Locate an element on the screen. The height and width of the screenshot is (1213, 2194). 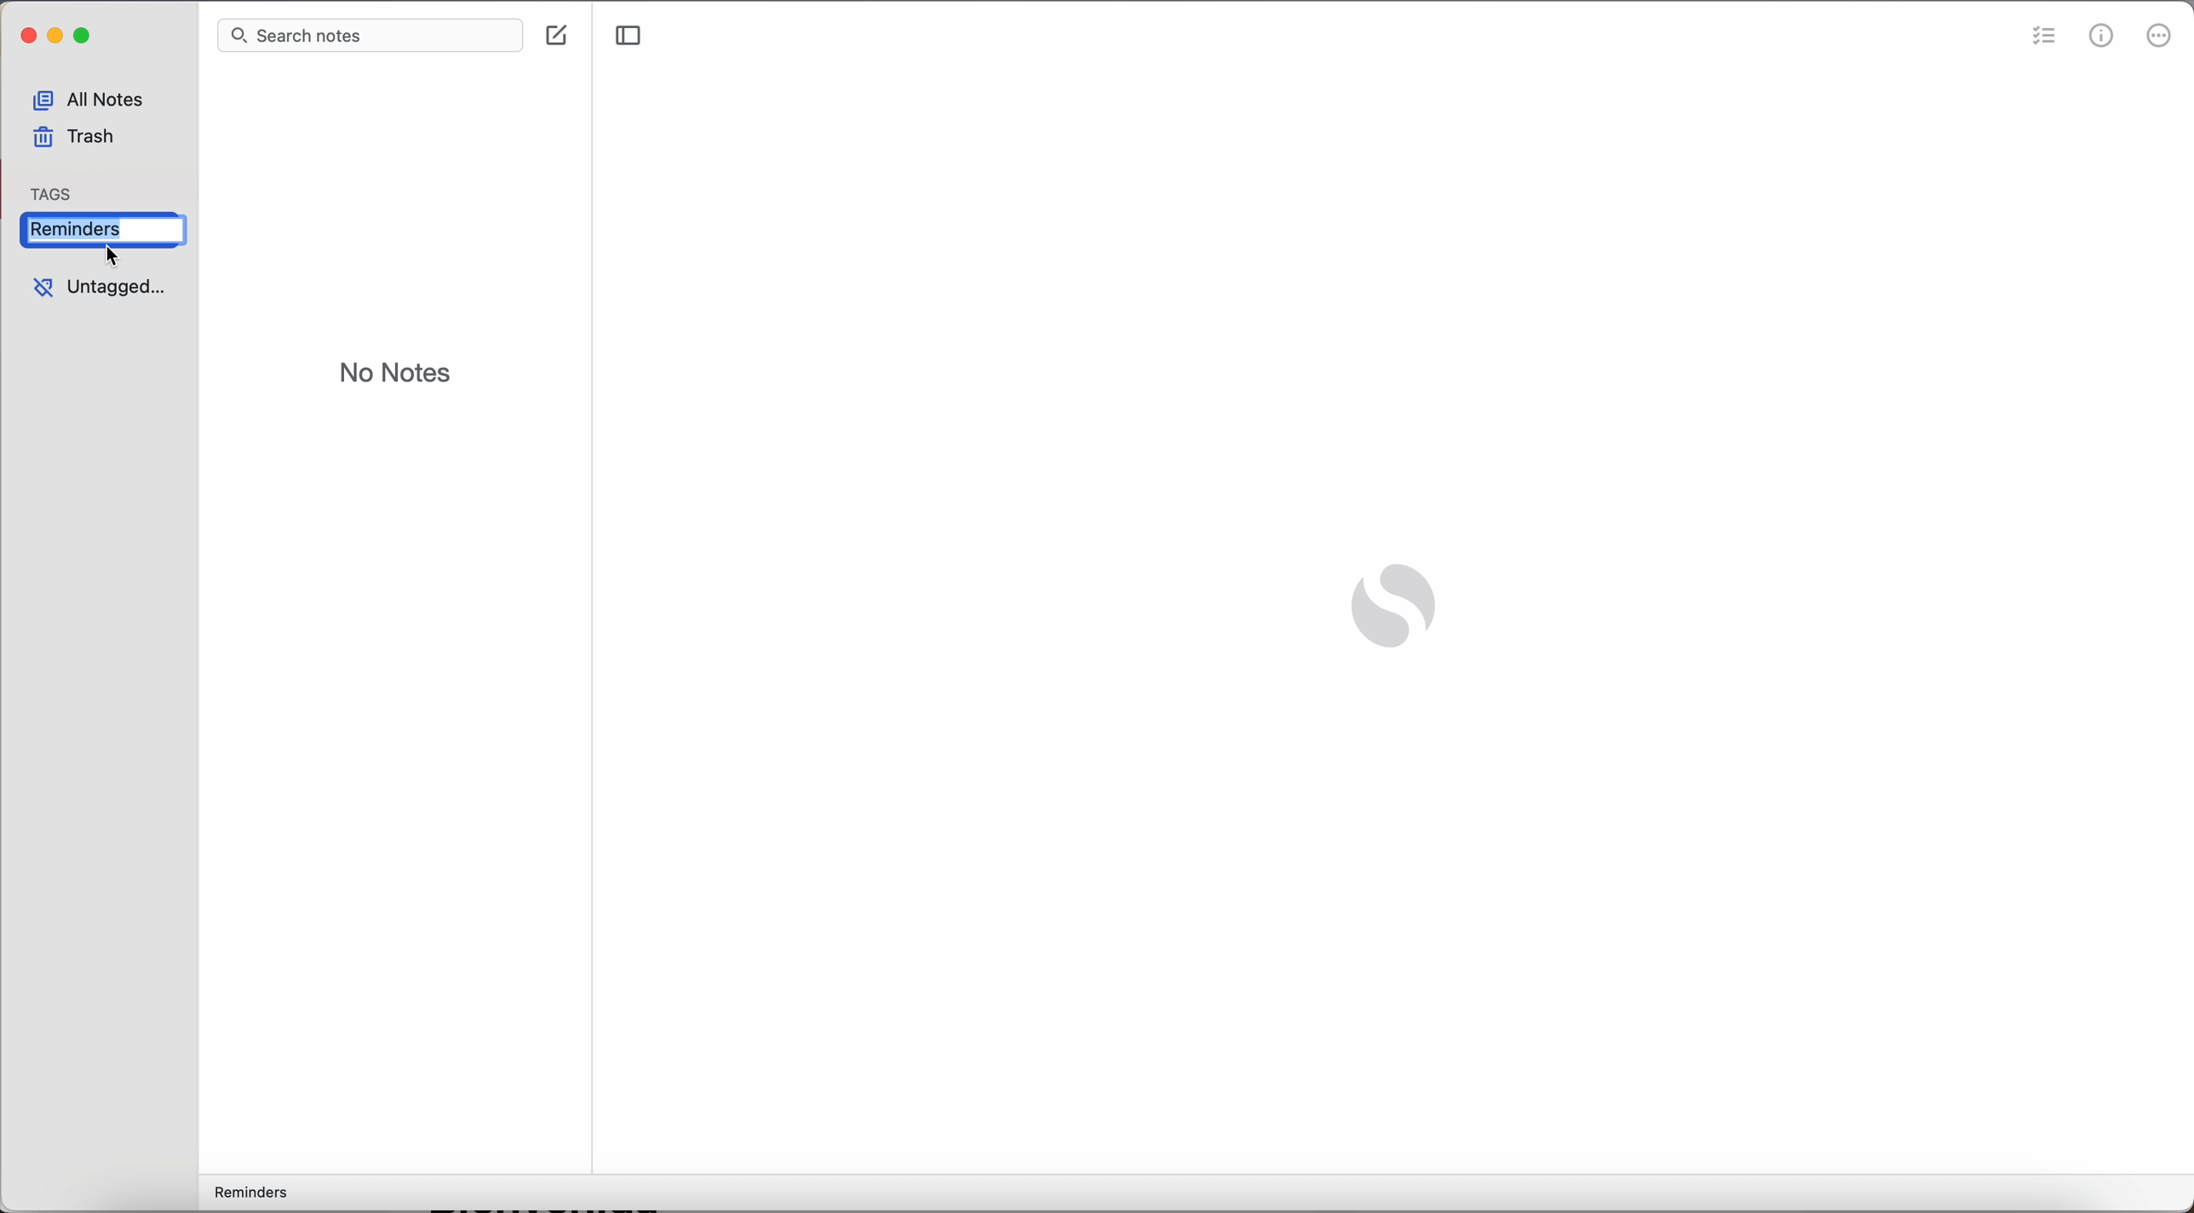
no notes is located at coordinates (396, 375).